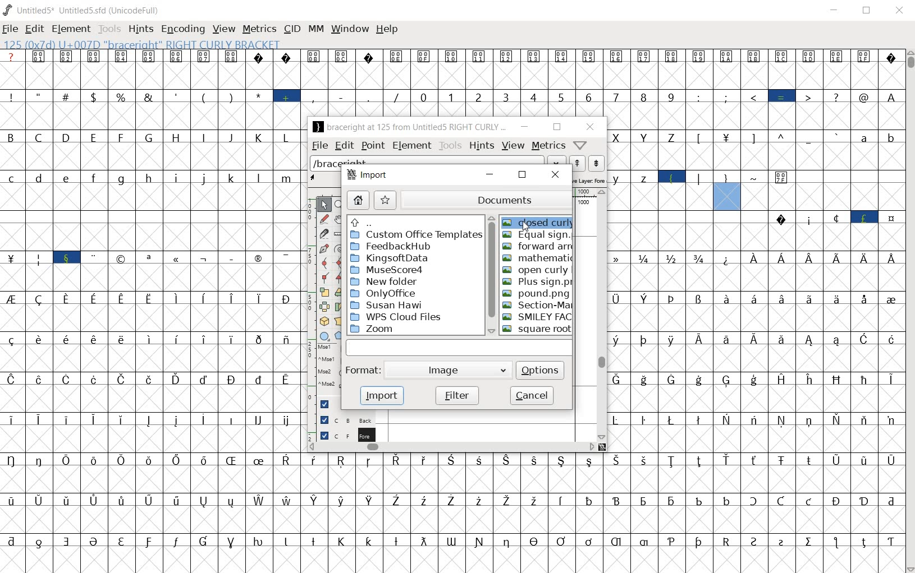  What do you see at coordinates (339, 336) in the screenshot?
I see `polygon or star` at bounding box center [339, 336].